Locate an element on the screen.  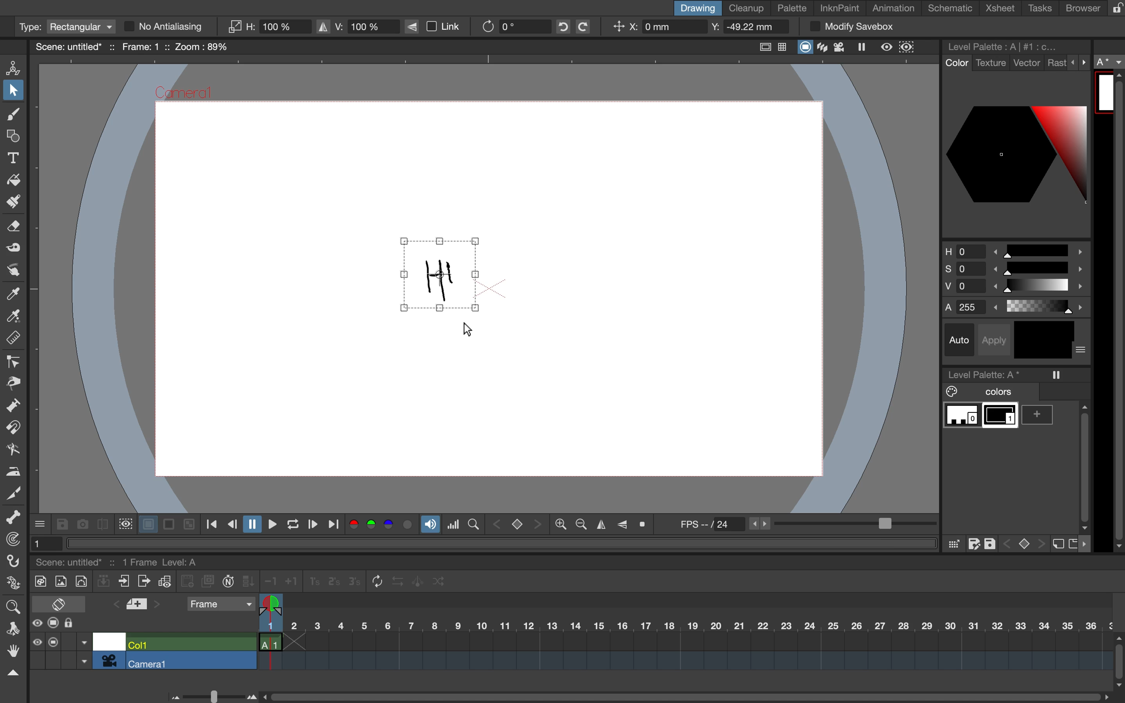
colors is located at coordinates (985, 392).